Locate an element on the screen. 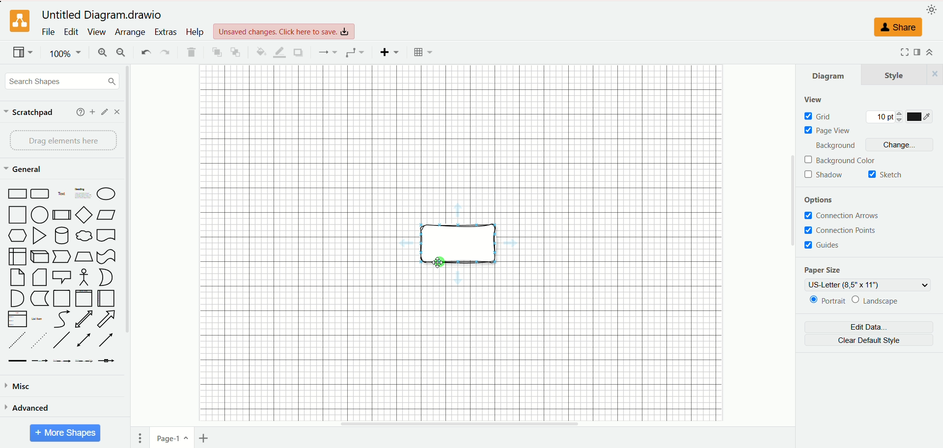  background is located at coordinates (833, 146).